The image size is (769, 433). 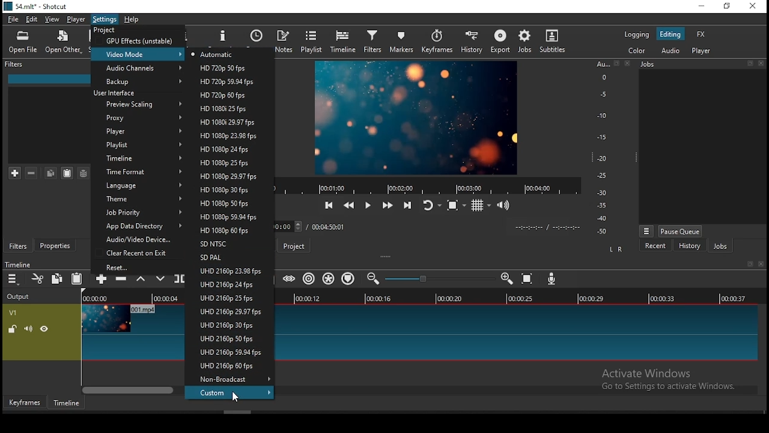 What do you see at coordinates (600, 76) in the screenshot?
I see `o` at bounding box center [600, 76].